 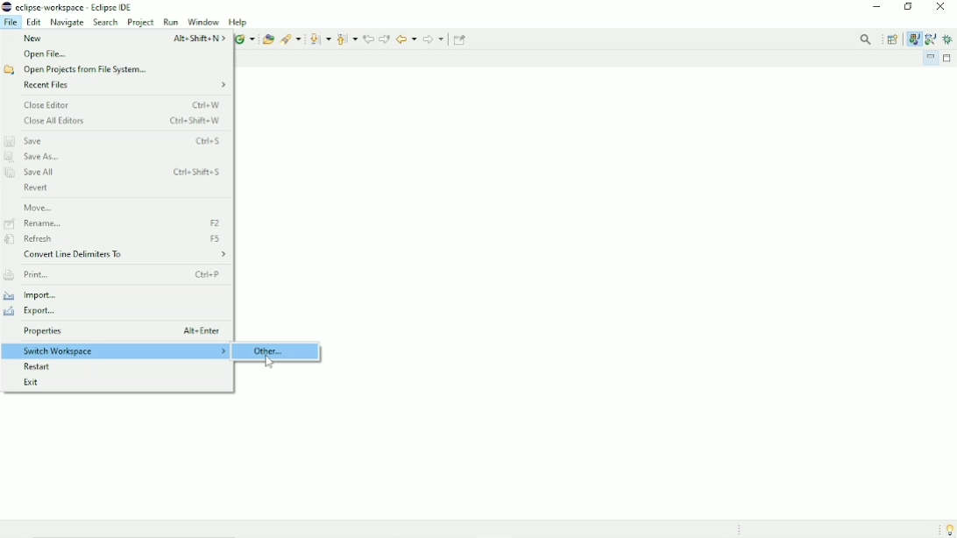 What do you see at coordinates (39, 294) in the screenshot?
I see `Import` at bounding box center [39, 294].